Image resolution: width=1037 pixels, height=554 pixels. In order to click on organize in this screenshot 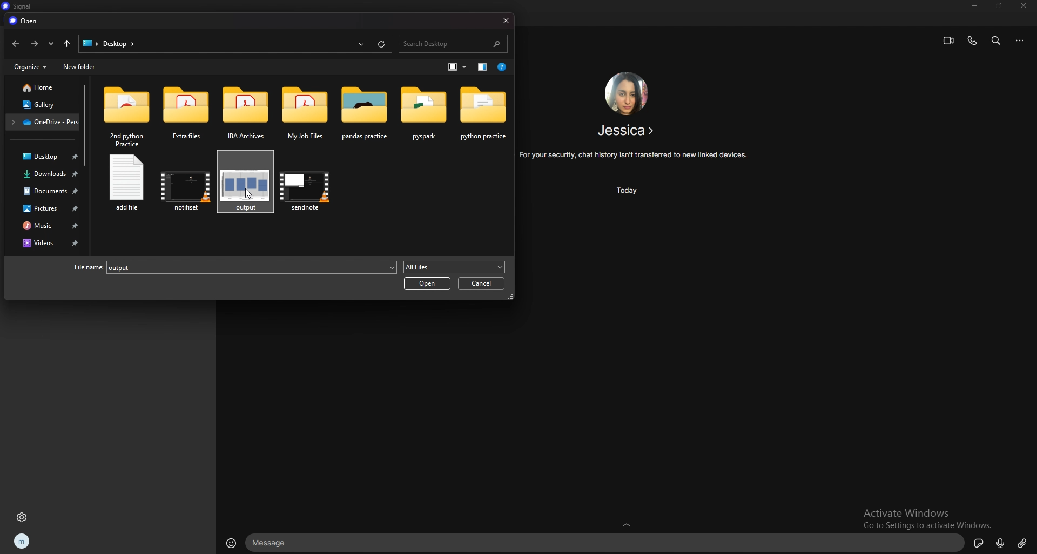, I will do `click(31, 66)`.